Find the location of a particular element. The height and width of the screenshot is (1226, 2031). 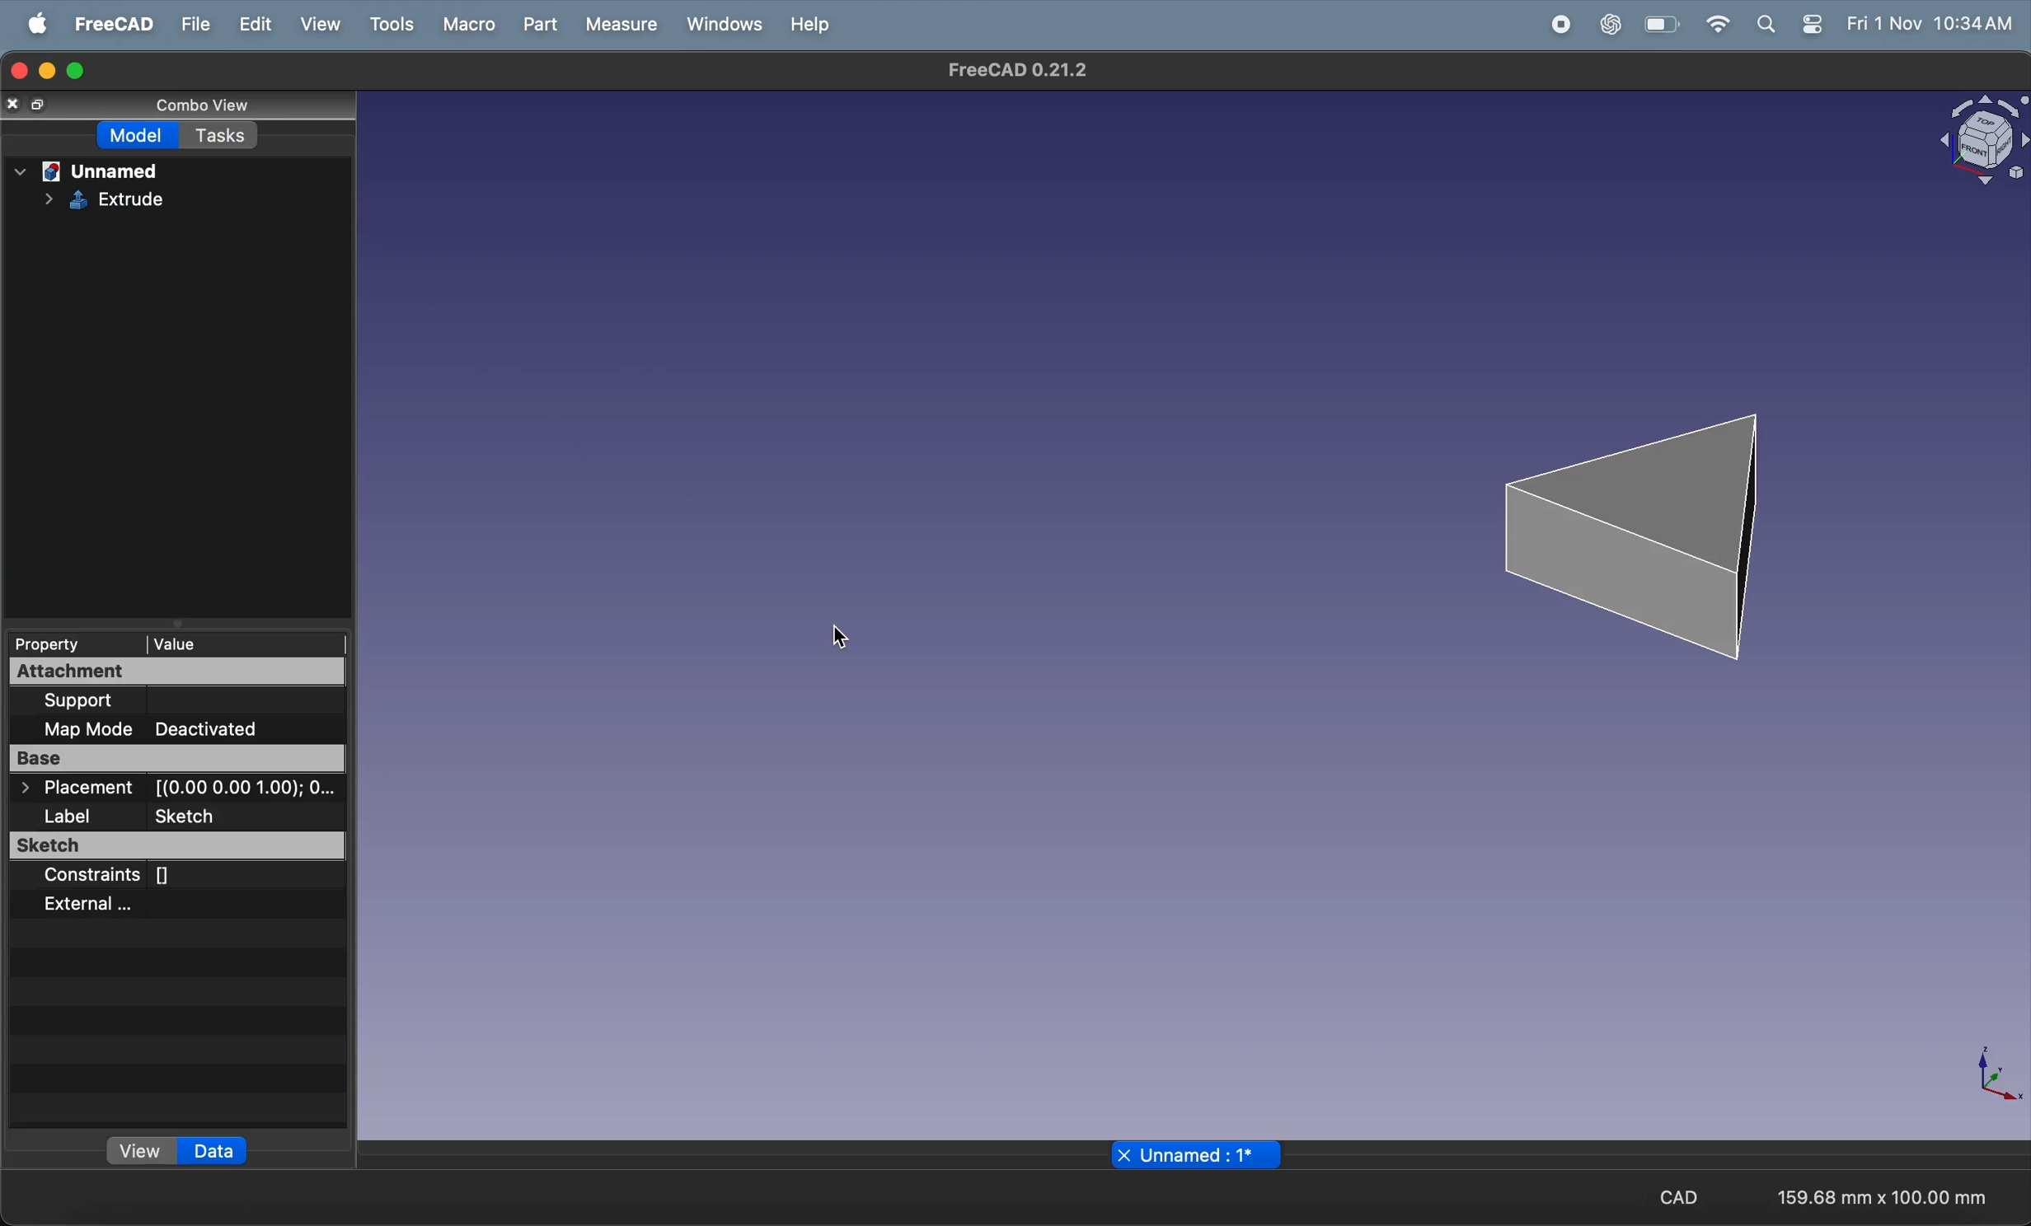

map mode deactivated is located at coordinates (185, 728).